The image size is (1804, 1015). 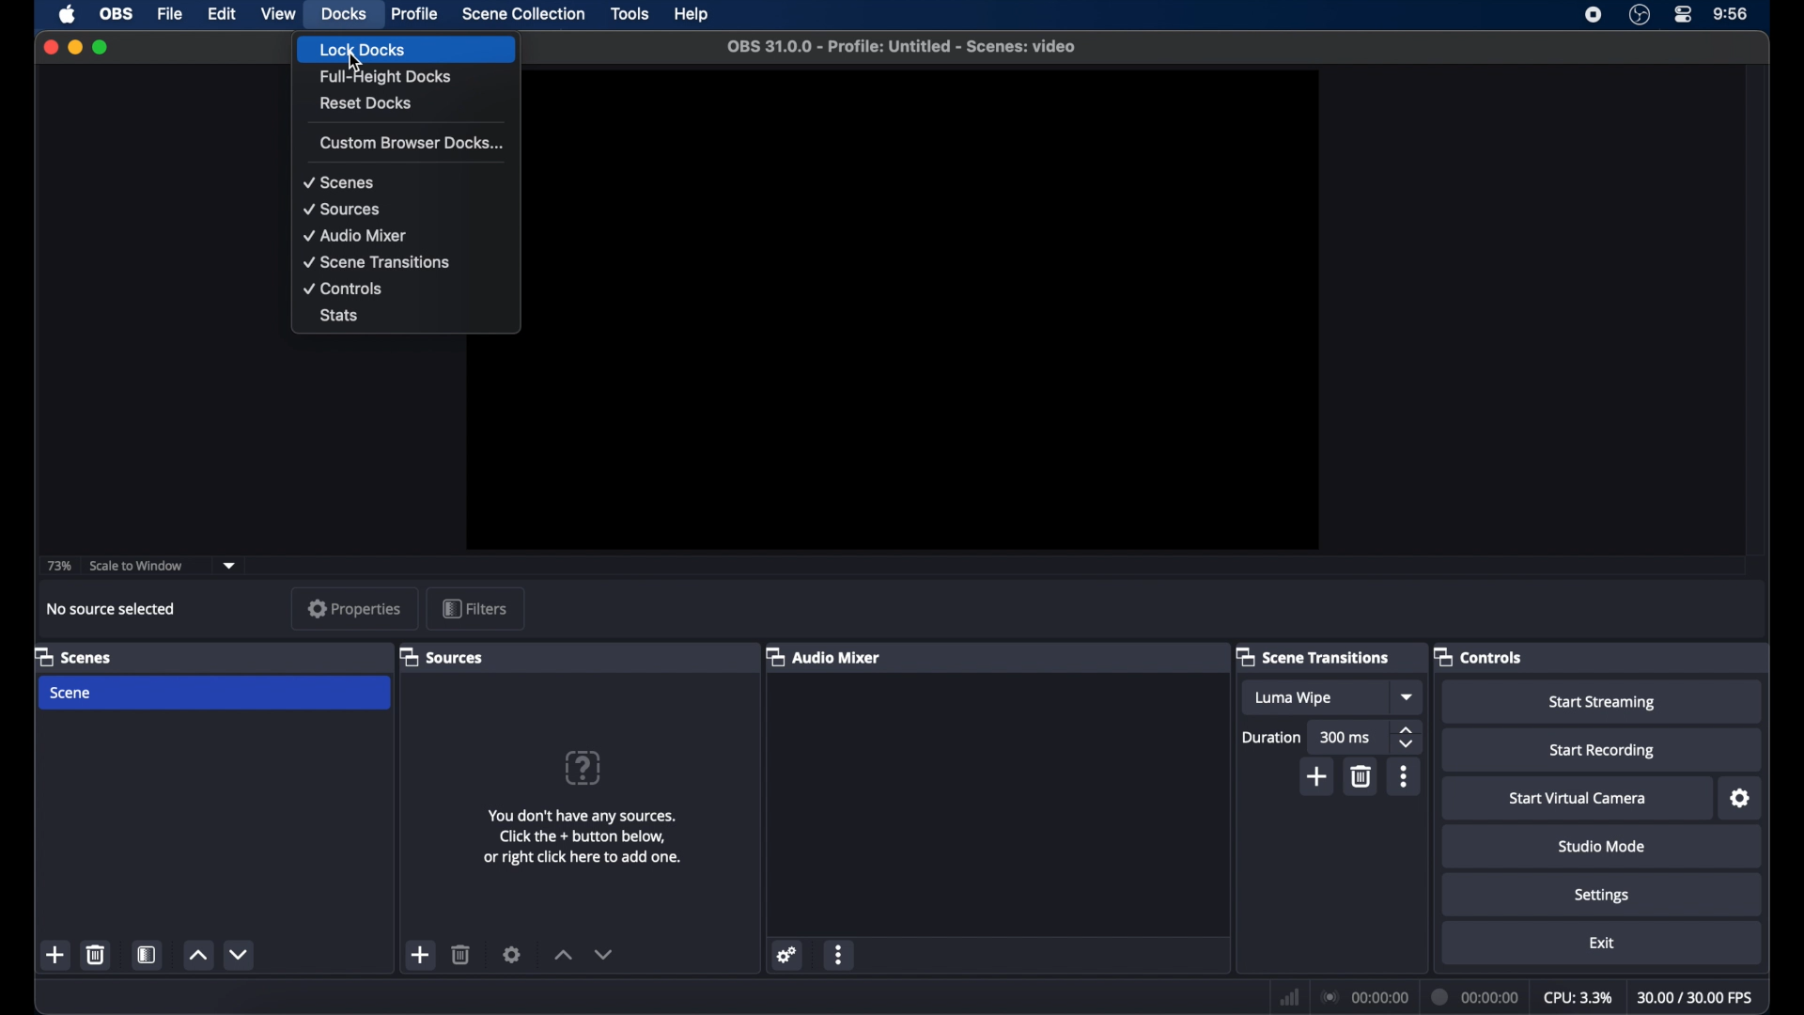 I want to click on 73%, so click(x=58, y=566).